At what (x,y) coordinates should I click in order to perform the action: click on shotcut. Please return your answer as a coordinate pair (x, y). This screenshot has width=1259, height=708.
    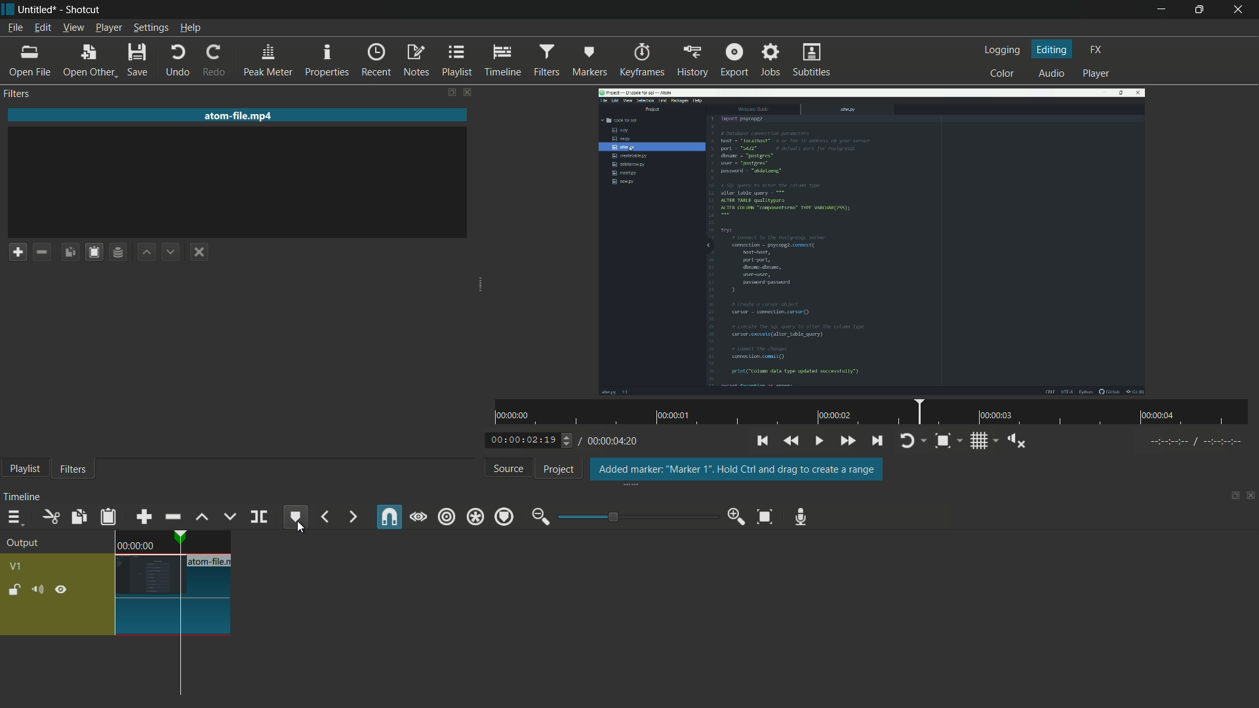
    Looking at the image, I should click on (84, 9).